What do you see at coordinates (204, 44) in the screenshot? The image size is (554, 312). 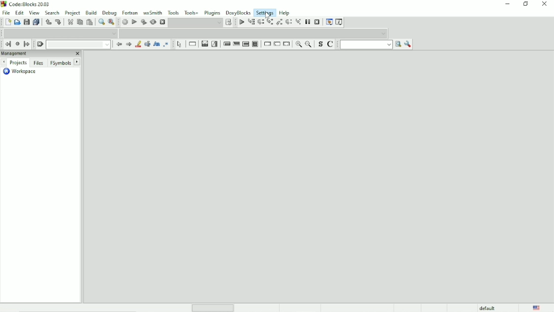 I see `Decision` at bounding box center [204, 44].